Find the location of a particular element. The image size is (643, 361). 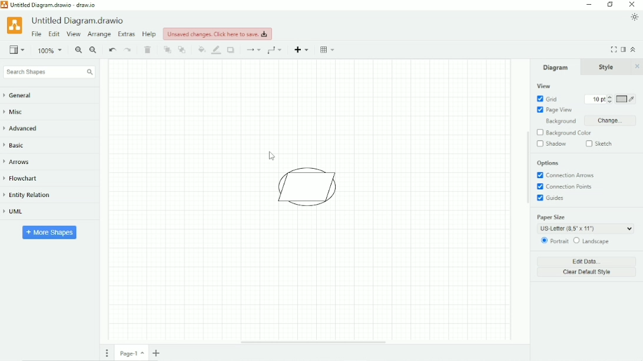

Background color is located at coordinates (569, 133).